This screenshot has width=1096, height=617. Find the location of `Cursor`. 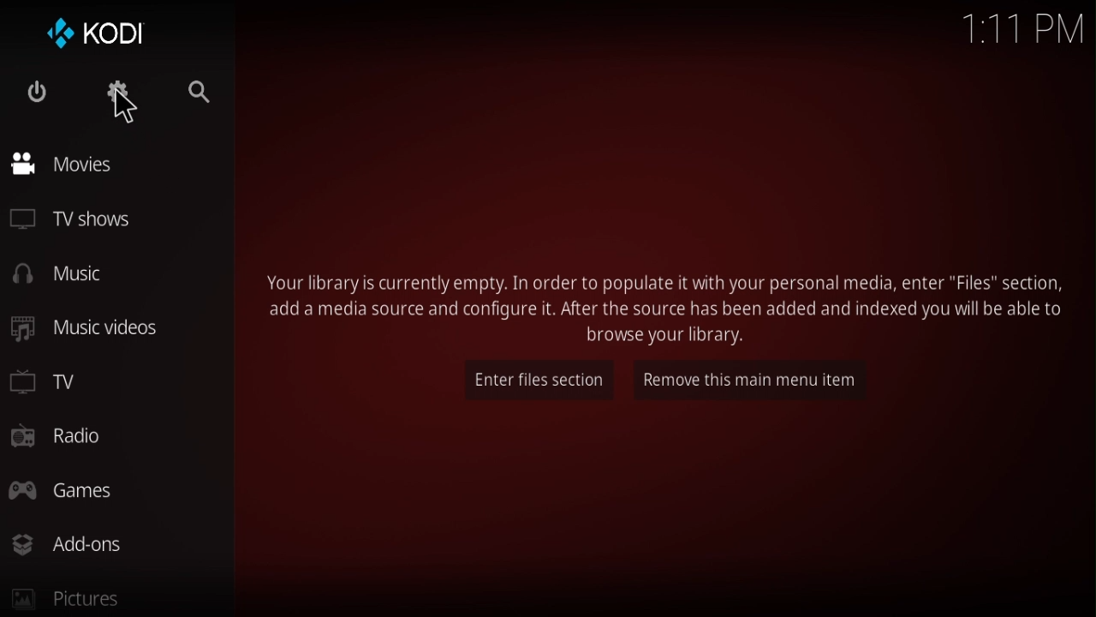

Cursor is located at coordinates (127, 106).